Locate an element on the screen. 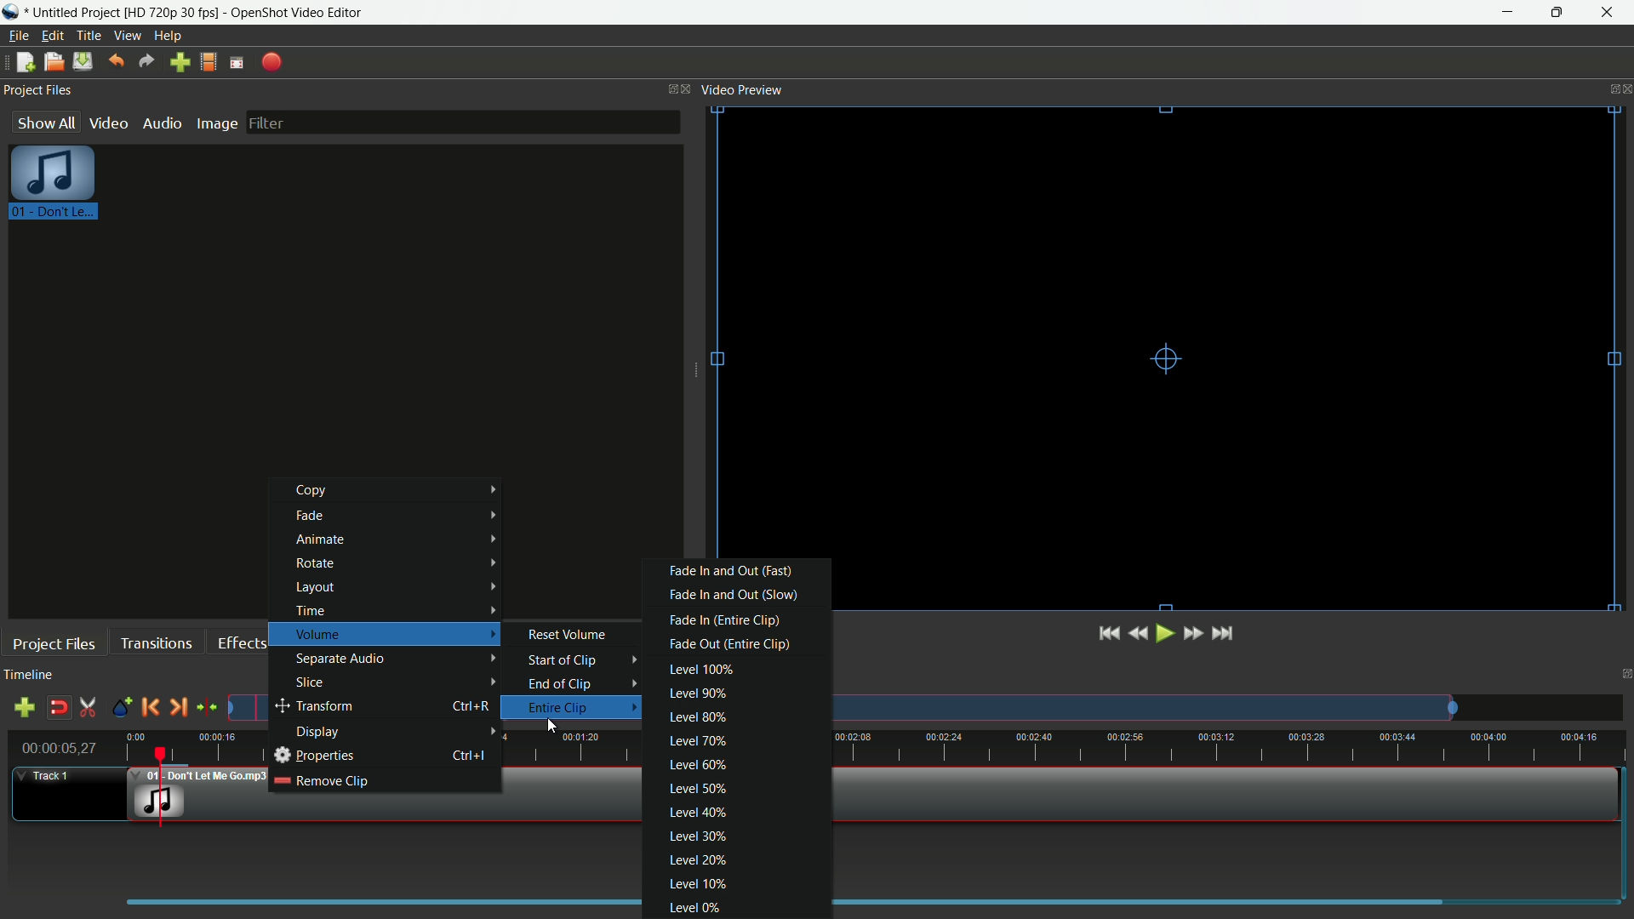 The width and height of the screenshot is (1634, 919). fade in and out (slow) is located at coordinates (733, 594).